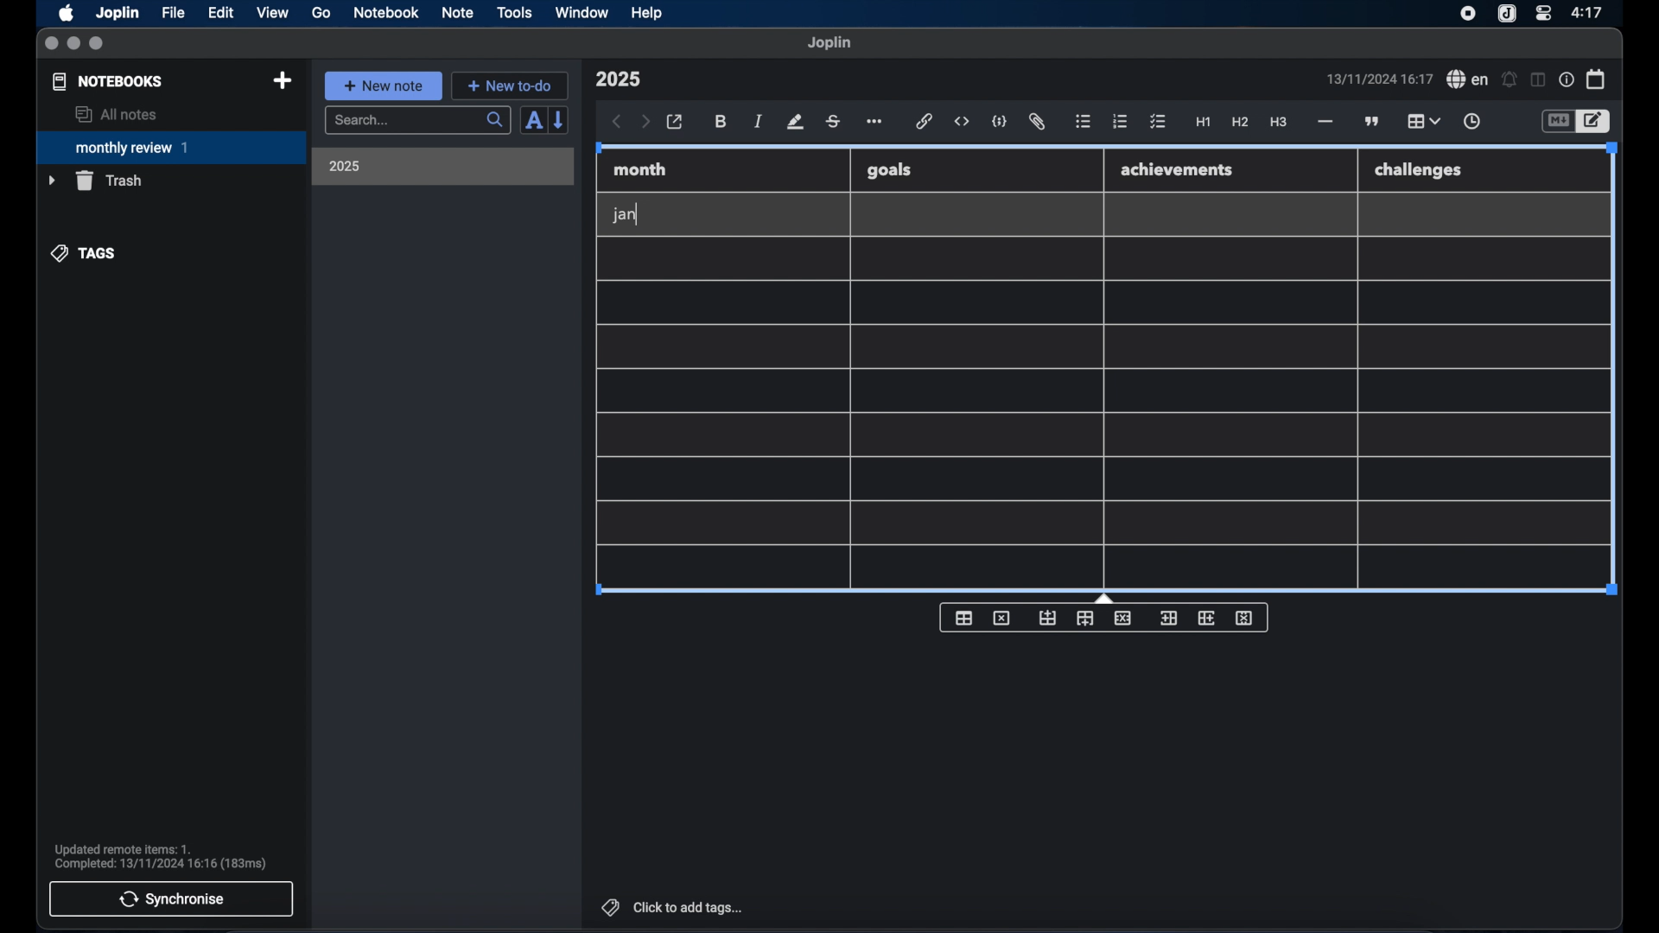 The width and height of the screenshot is (1659, 933). I want to click on italic, so click(759, 121).